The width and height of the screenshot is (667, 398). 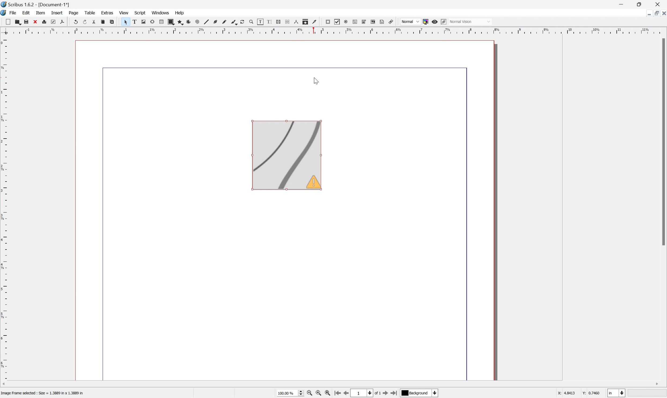 What do you see at coordinates (128, 22) in the screenshot?
I see `Select item` at bounding box center [128, 22].